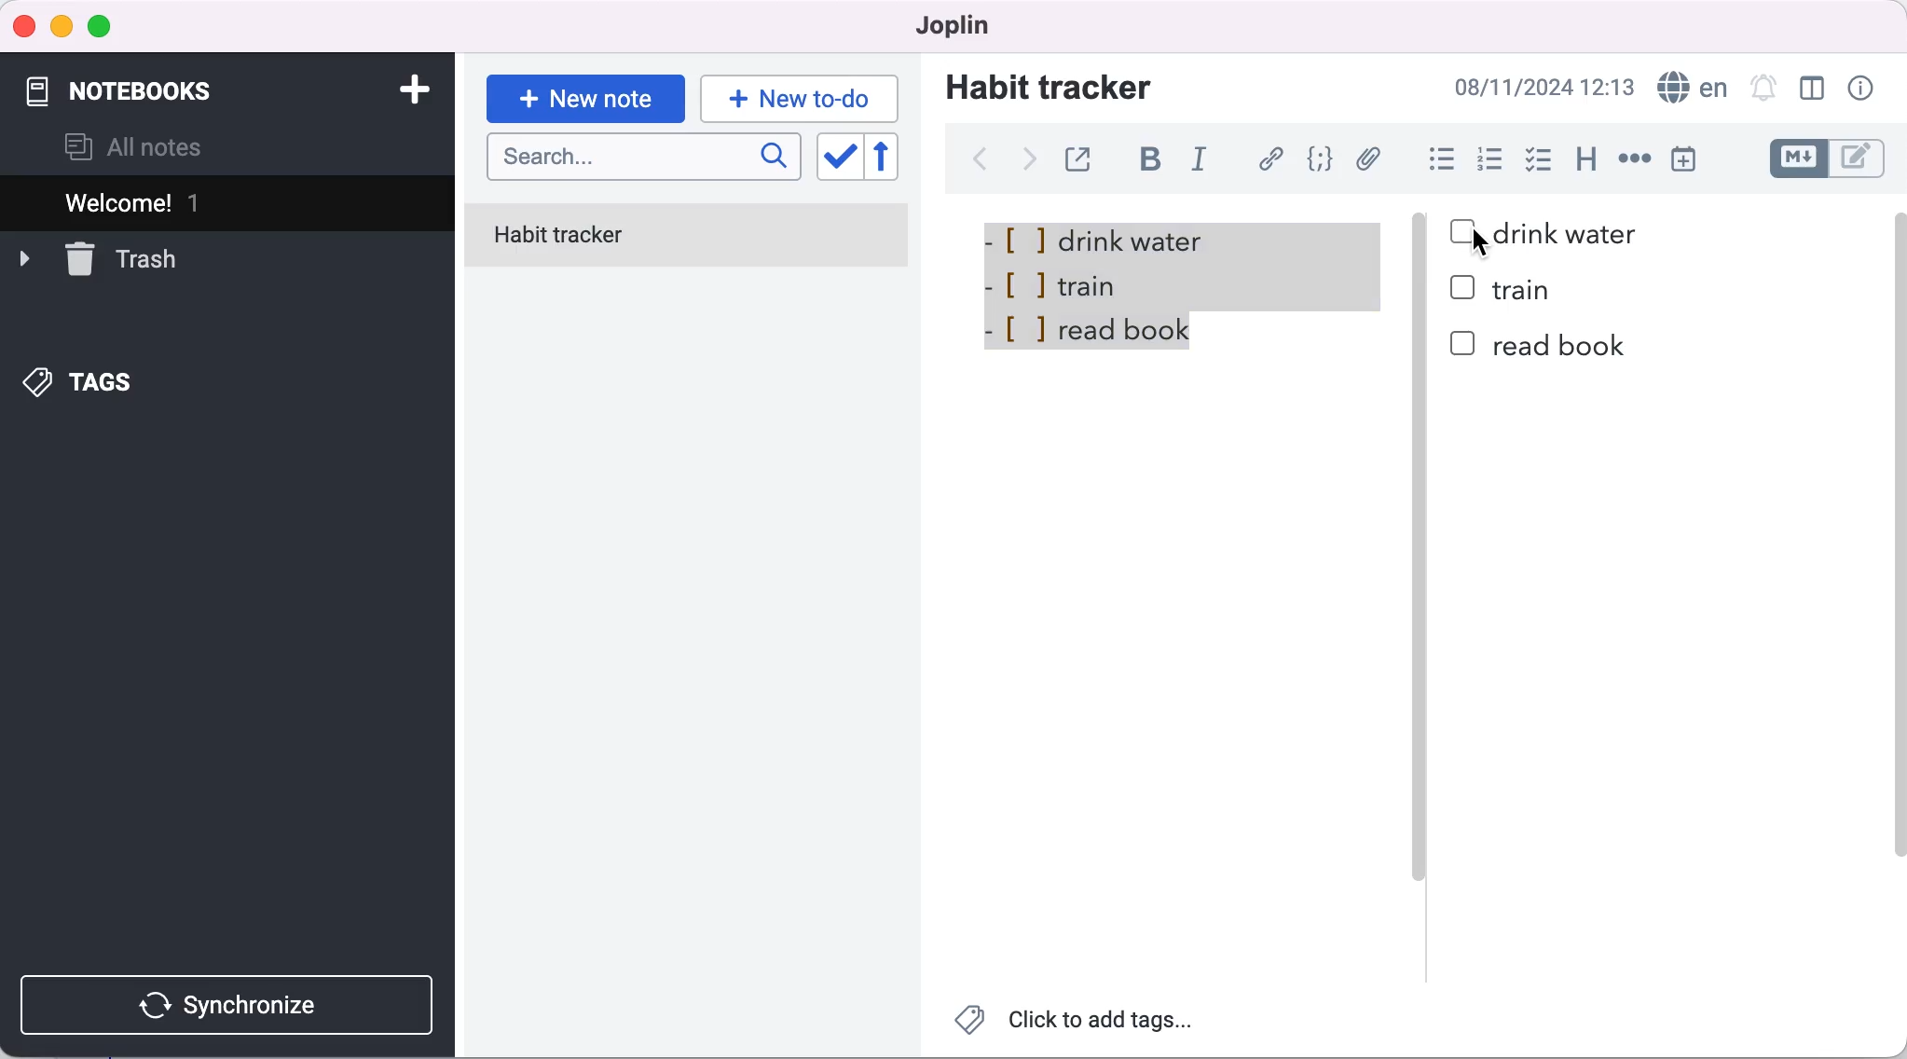 The height and width of the screenshot is (1059, 1907). Describe the element at coordinates (1561, 345) in the screenshot. I see `Read book` at that location.